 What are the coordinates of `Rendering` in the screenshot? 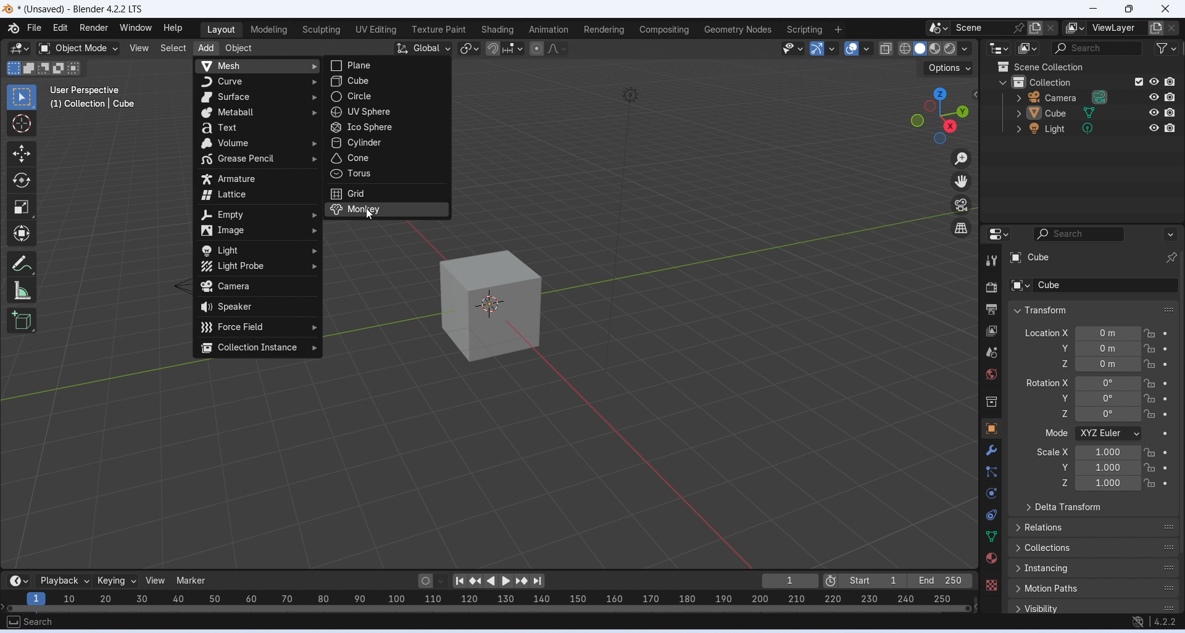 It's located at (604, 30).